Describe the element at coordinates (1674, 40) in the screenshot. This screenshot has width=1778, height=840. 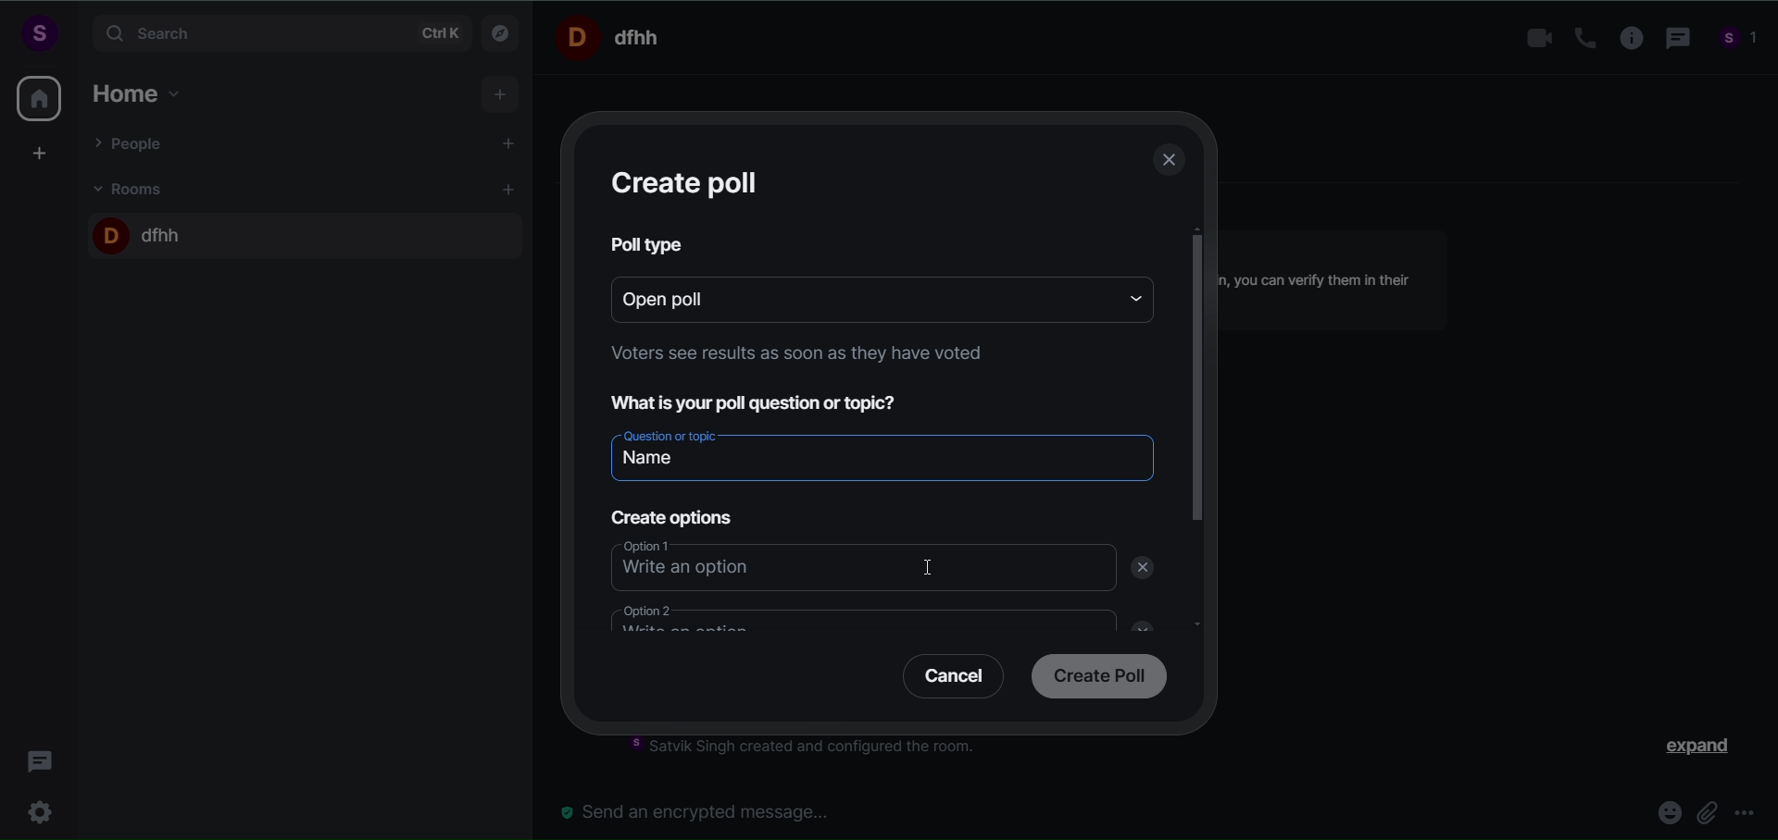
I see `thread` at that location.